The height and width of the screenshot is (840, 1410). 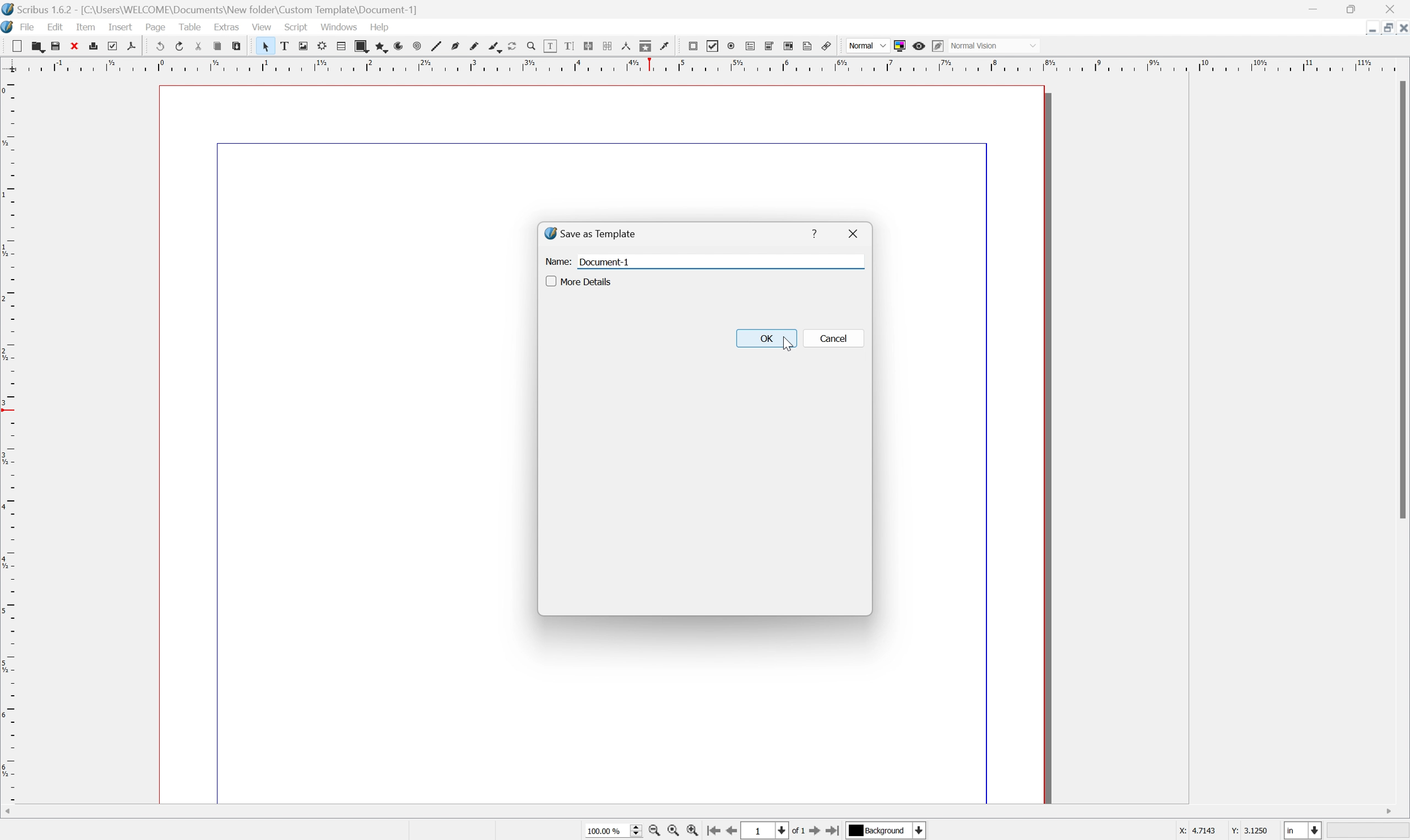 I want to click on Scale, so click(x=707, y=64).